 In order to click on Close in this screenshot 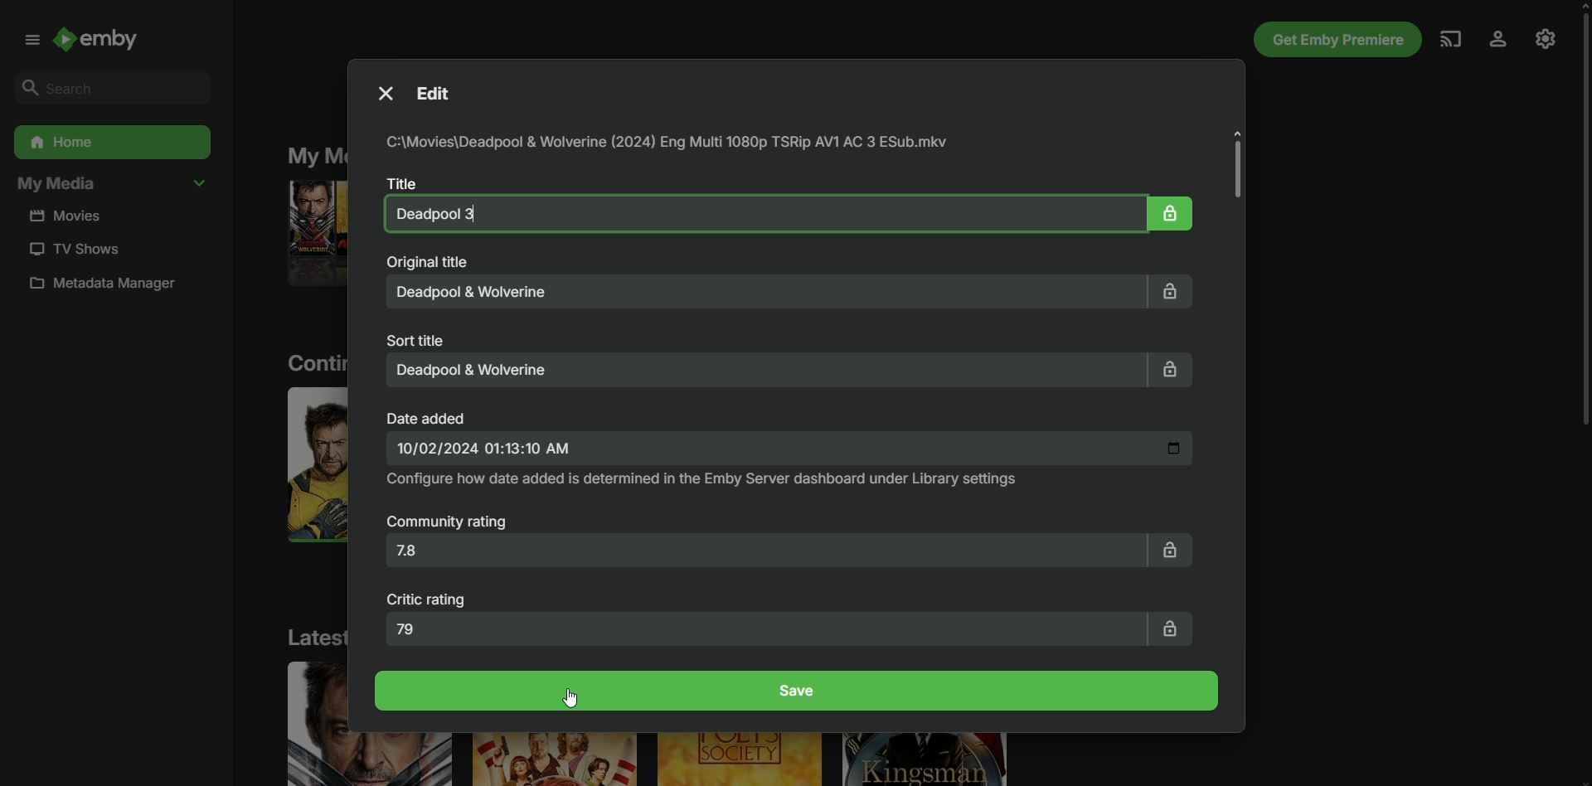, I will do `click(383, 93)`.